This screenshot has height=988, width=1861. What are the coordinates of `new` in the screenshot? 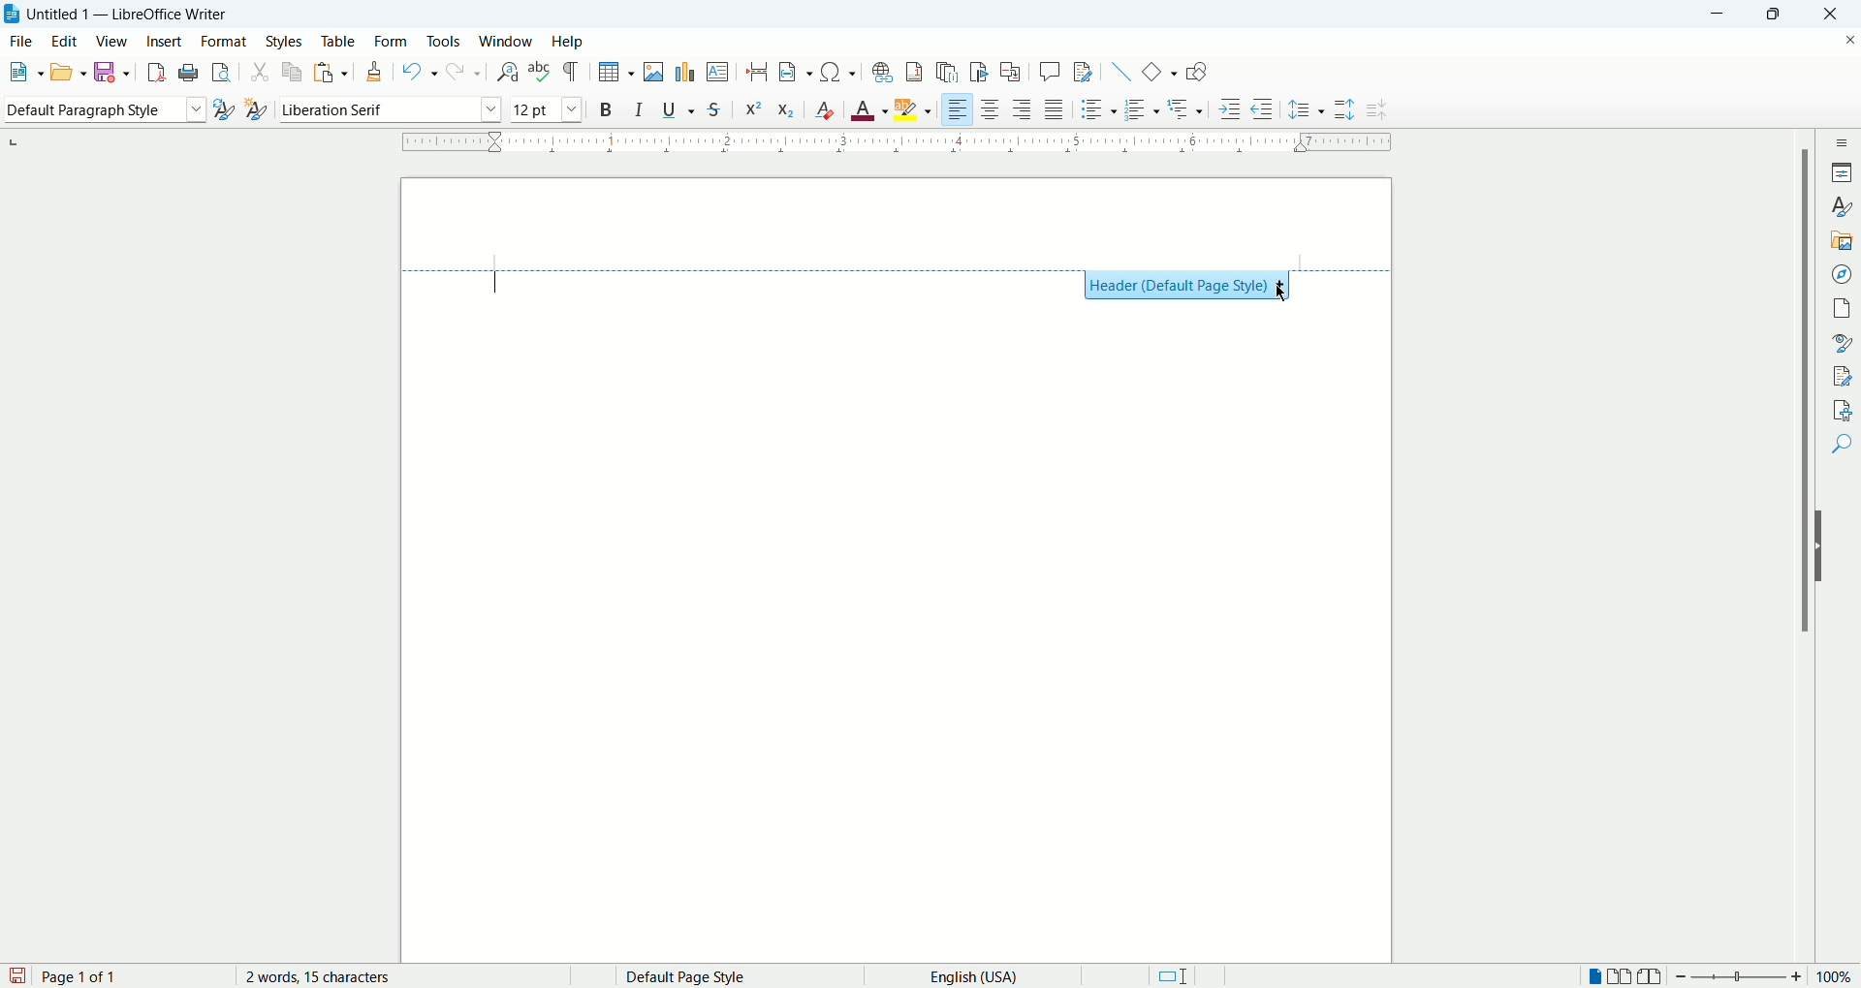 It's located at (19, 71).